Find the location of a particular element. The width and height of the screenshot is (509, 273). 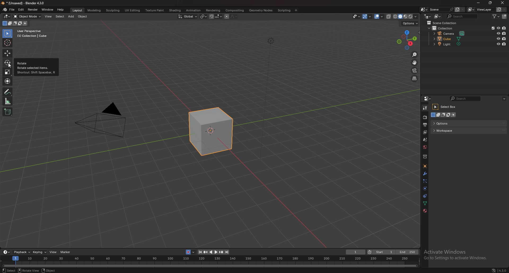

disable in render is located at coordinates (504, 33).